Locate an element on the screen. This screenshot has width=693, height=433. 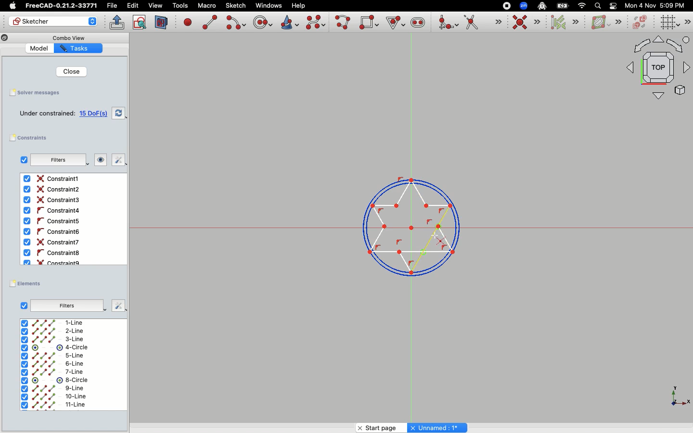
8-circle is located at coordinates (60, 380).